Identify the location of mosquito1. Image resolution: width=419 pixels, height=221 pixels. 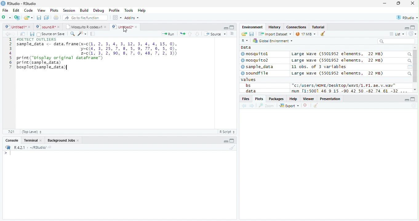
(256, 54).